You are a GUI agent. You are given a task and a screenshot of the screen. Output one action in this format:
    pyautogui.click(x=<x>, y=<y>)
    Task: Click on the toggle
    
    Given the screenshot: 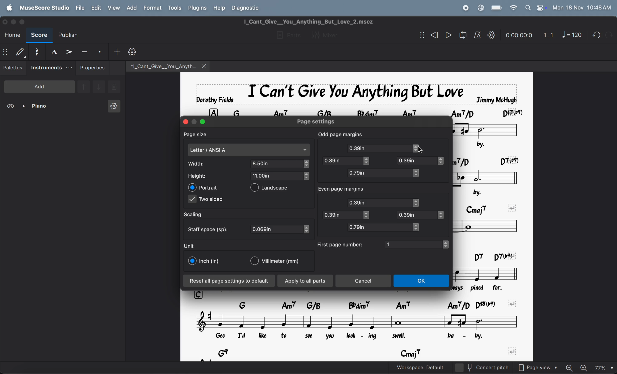 What is the action you would take?
    pyautogui.click(x=368, y=215)
    